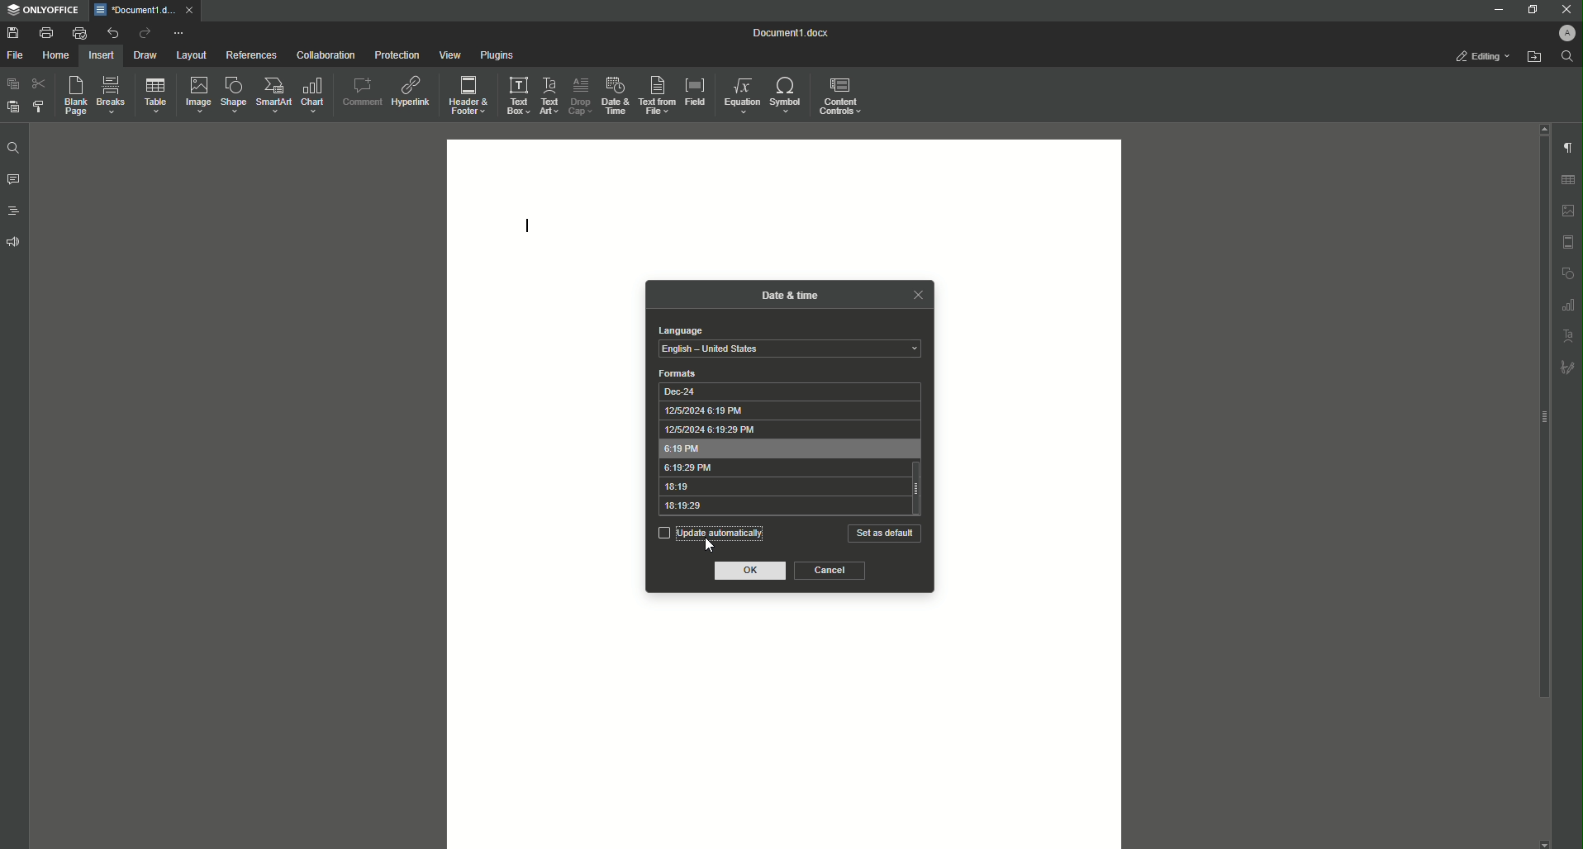  I want to click on File, so click(17, 55).